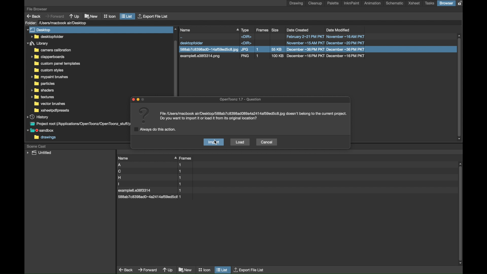 The image size is (487, 274). I want to click on file browser, so click(37, 9).